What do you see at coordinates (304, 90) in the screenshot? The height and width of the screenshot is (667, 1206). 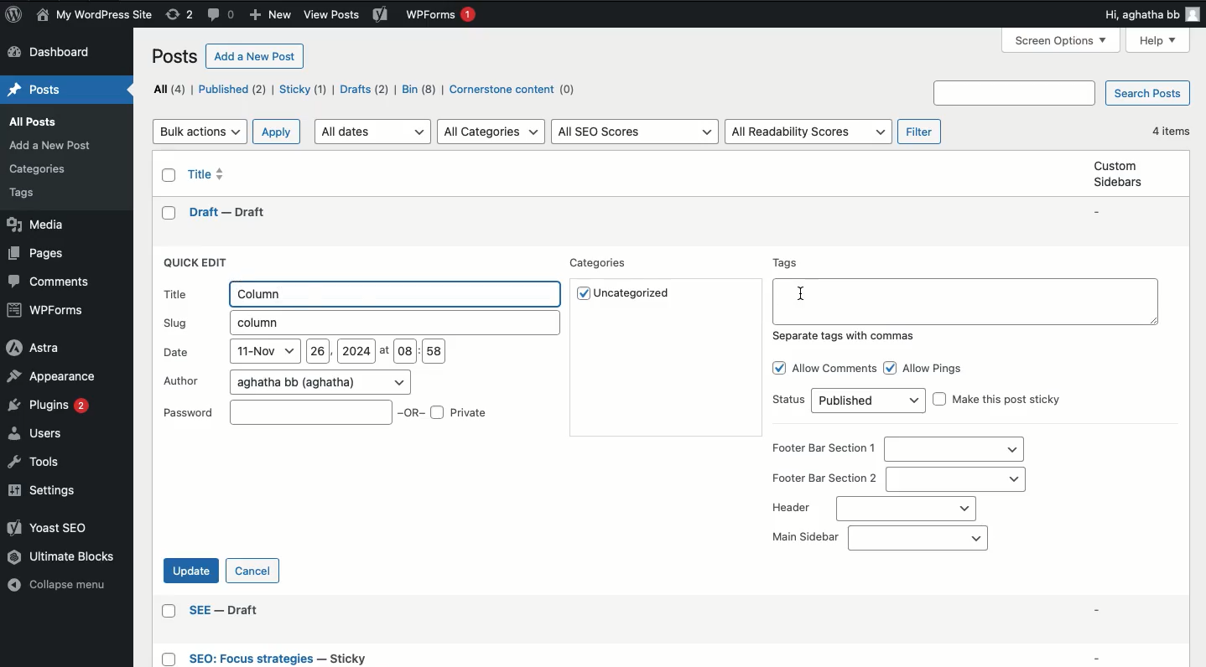 I see `Sticky` at bounding box center [304, 90].